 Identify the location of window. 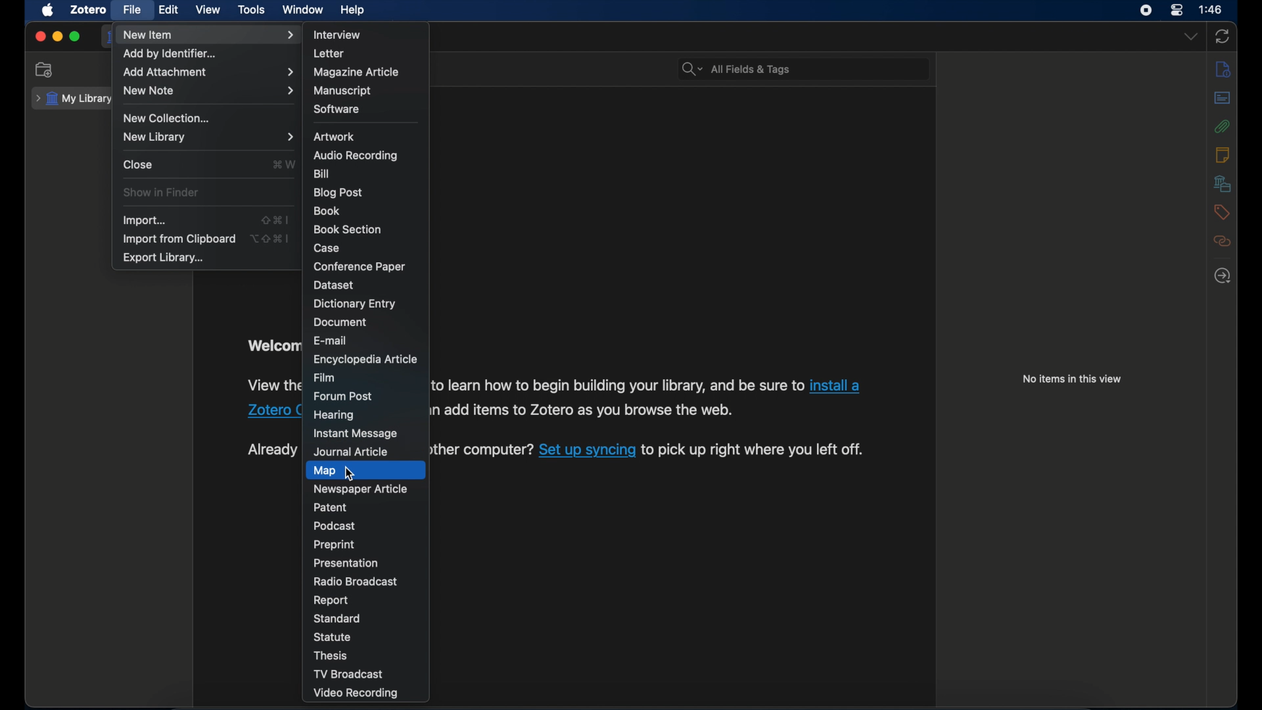
(303, 9).